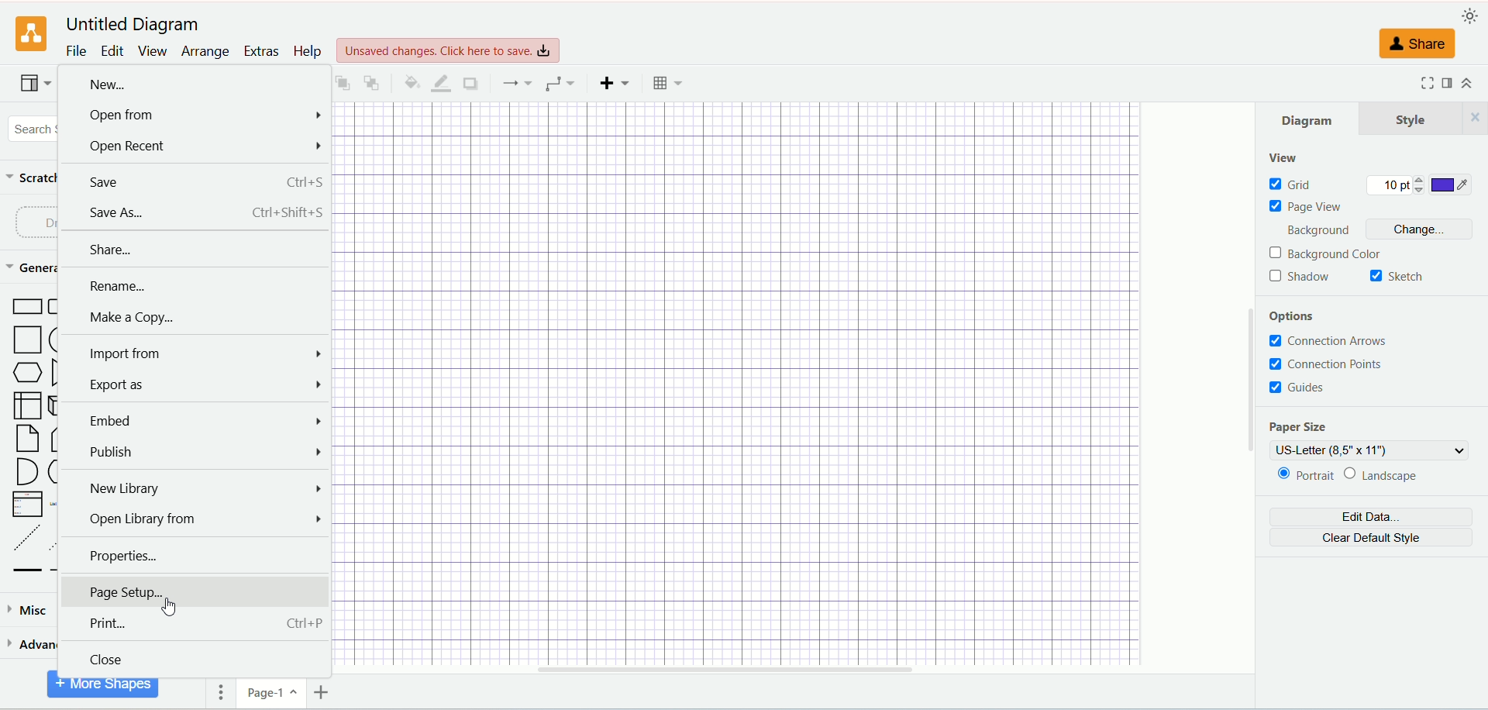 The width and height of the screenshot is (1488, 710). I want to click on Internal Document, so click(28, 405).